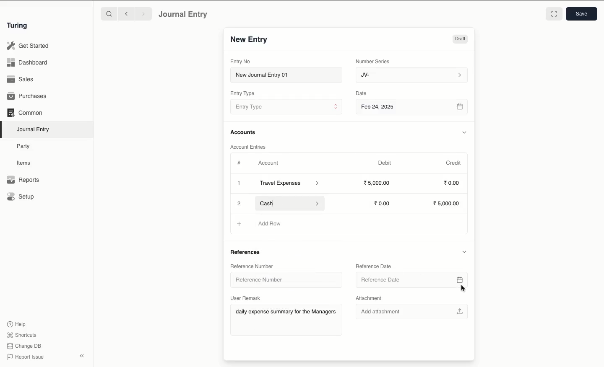  Describe the element at coordinates (253, 266) in the screenshot. I see `Reference Number` at that location.